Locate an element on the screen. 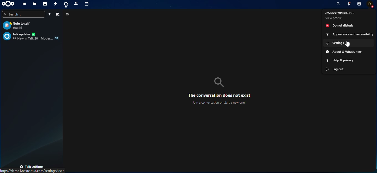 This screenshot has width=377, height=173. Search icon is located at coordinates (219, 82).